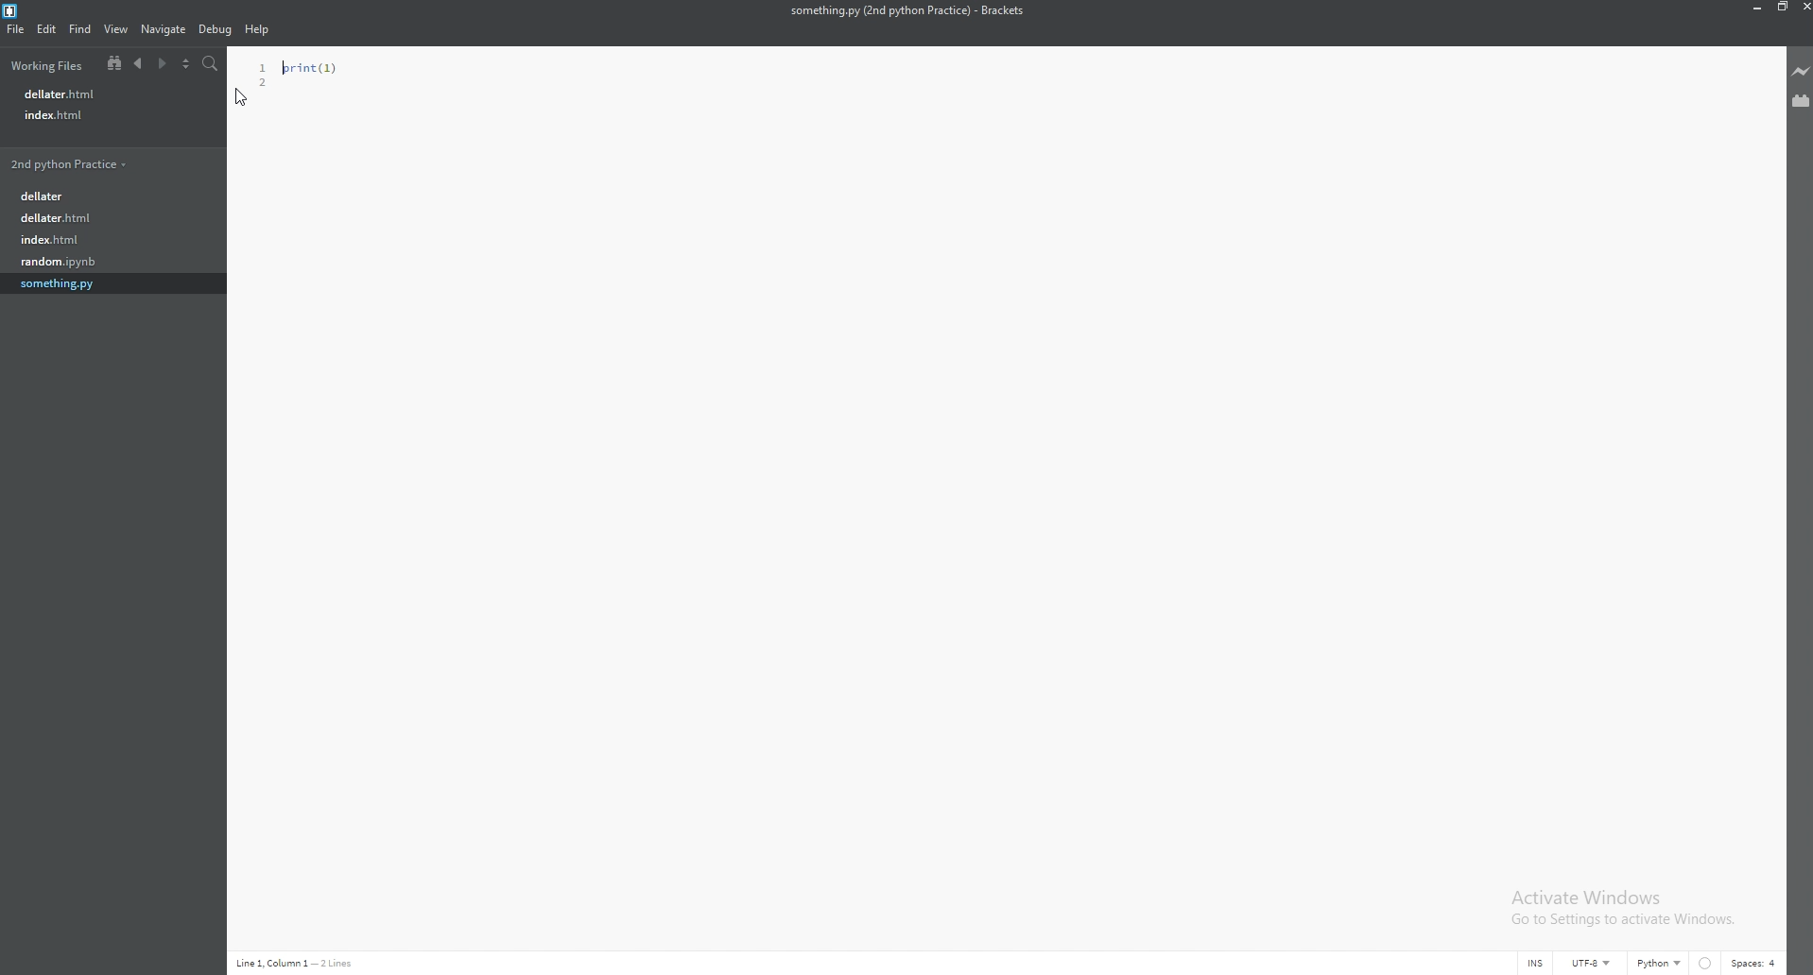  I want to click on minimize, so click(1755, 7).